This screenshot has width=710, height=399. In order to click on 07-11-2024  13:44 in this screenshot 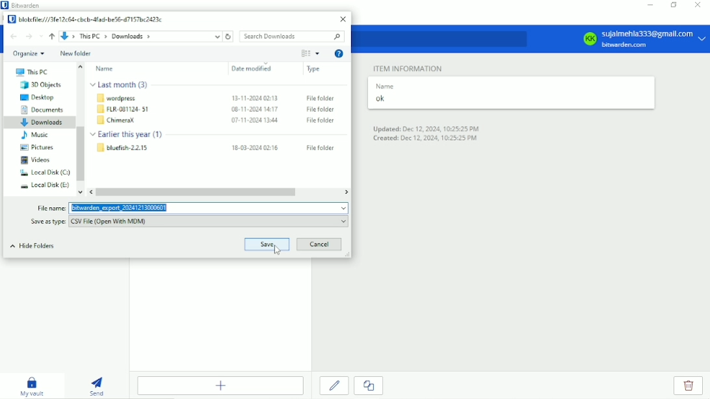, I will do `click(256, 121)`.